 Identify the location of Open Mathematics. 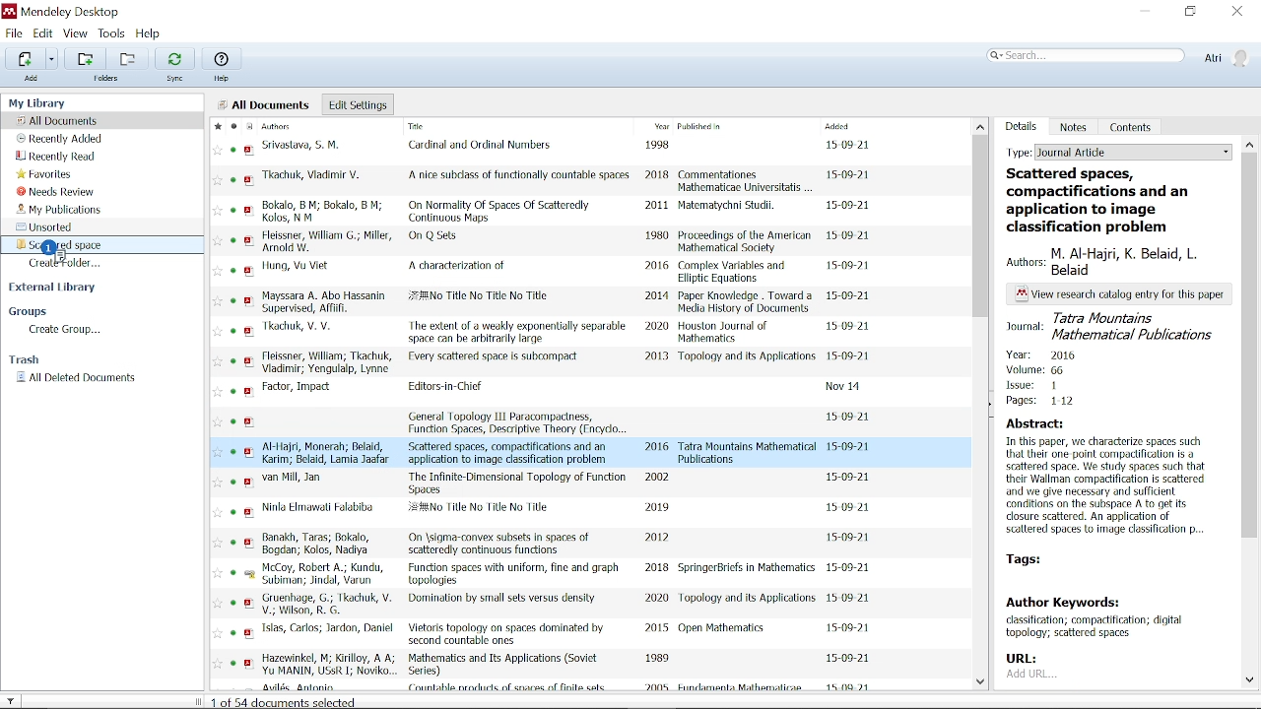
(725, 629).